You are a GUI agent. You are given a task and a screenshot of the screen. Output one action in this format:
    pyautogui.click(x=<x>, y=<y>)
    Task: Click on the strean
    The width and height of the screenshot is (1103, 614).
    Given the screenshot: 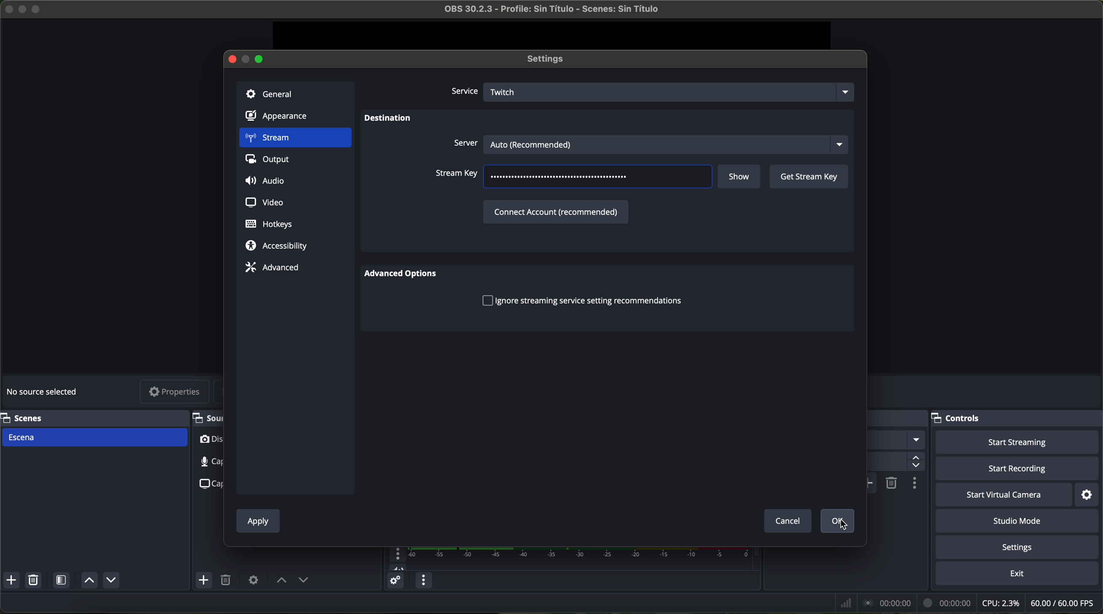 What is the action you would take?
    pyautogui.click(x=295, y=139)
    